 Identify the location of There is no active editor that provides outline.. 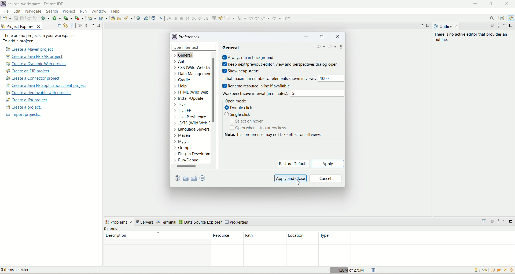
(473, 38).